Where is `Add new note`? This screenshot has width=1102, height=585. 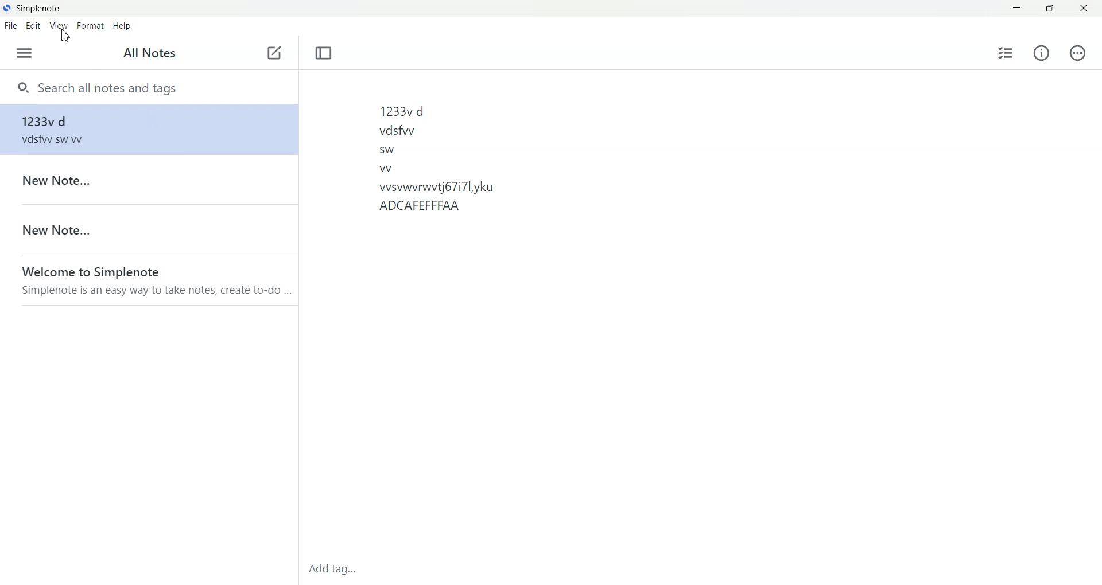
Add new note is located at coordinates (274, 53).